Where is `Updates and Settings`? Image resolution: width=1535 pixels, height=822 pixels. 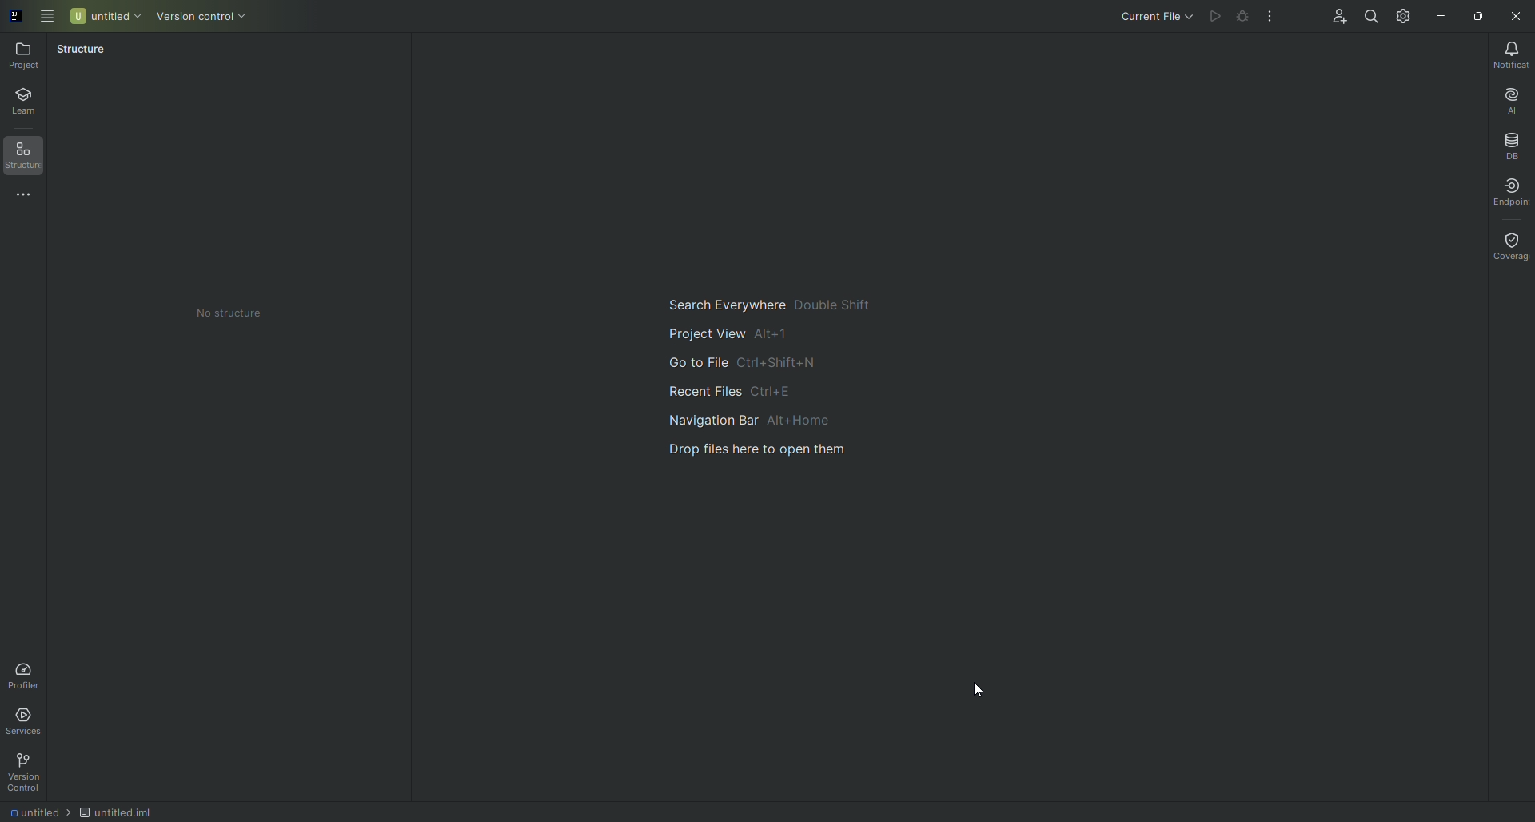 Updates and Settings is located at coordinates (1404, 15).